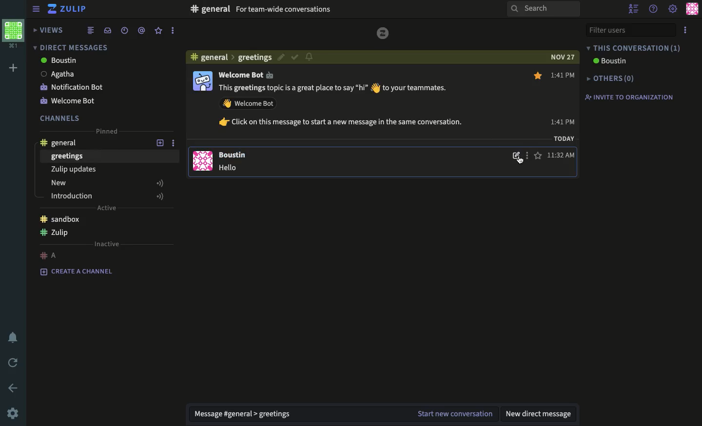 The image size is (702, 426). What do you see at coordinates (73, 87) in the screenshot?
I see `Notification Bot` at bounding box center [73, 87].